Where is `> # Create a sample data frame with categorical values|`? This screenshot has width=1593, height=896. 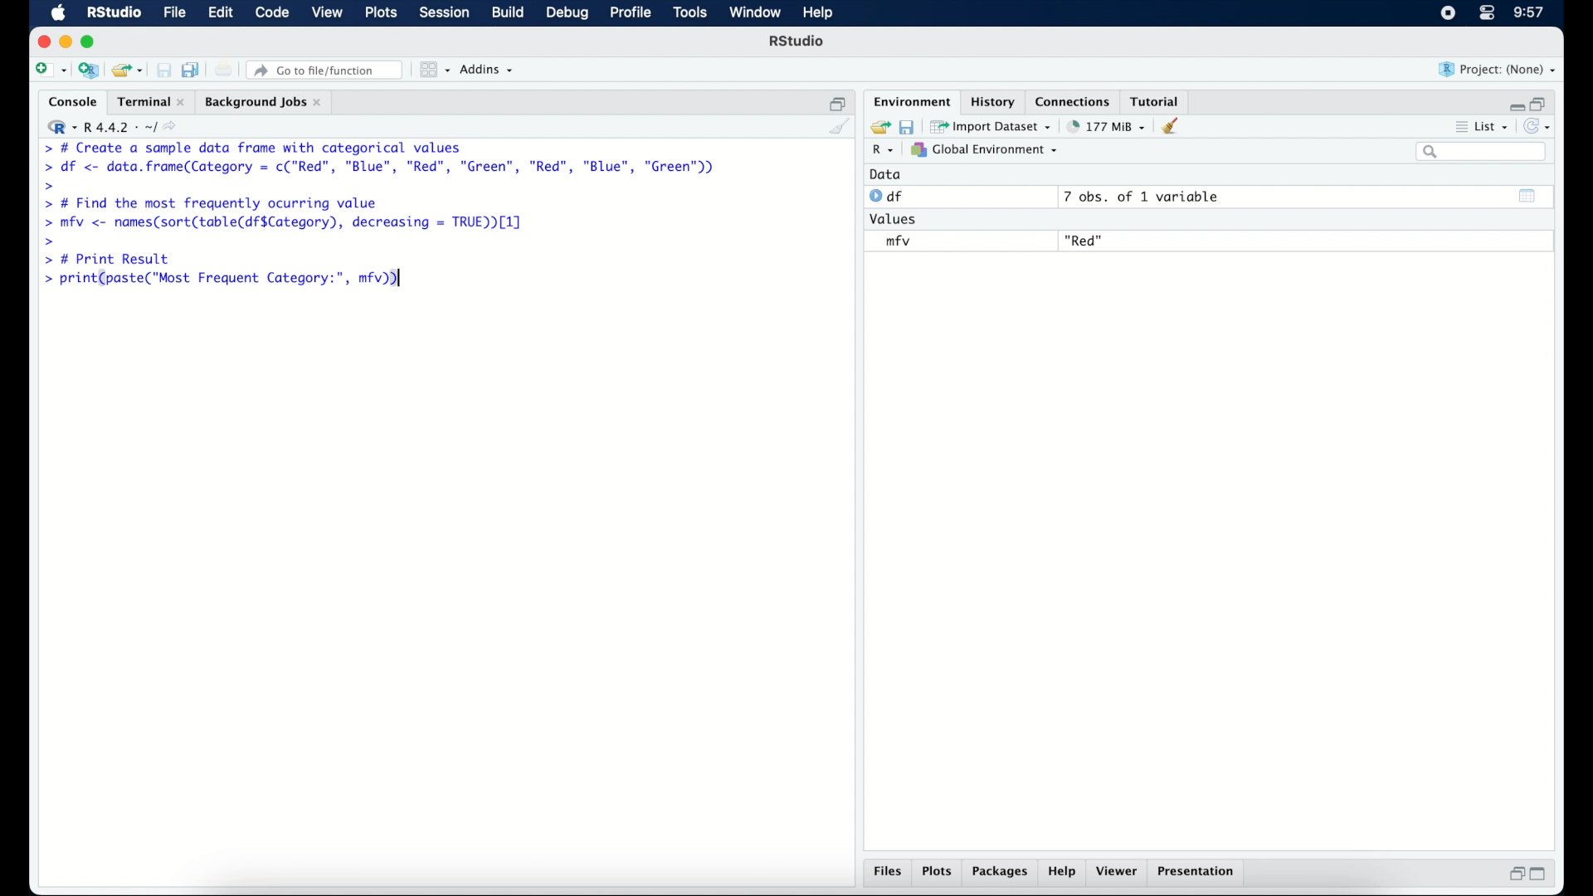 > # Create a sample data frame with categorical values| is located at coordinates (275, 147).